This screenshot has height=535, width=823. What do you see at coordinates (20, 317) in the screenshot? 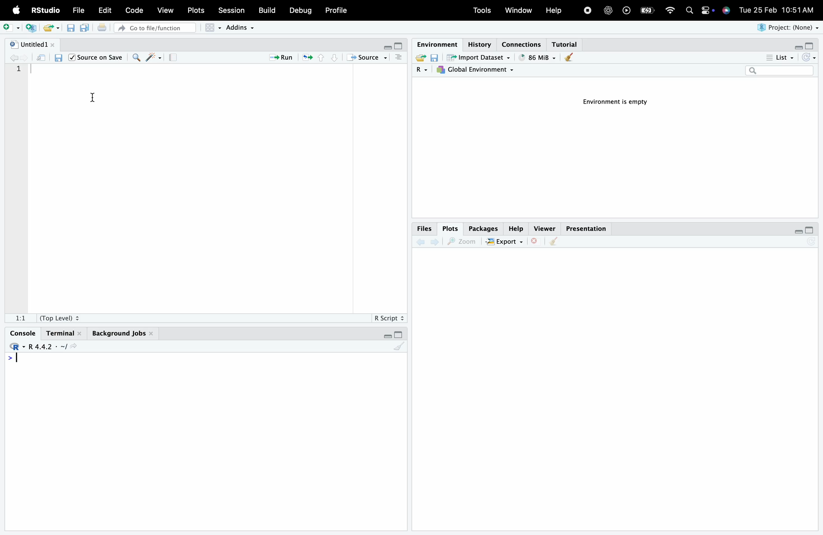
I see `1:1` at bounding box center [20, 317].